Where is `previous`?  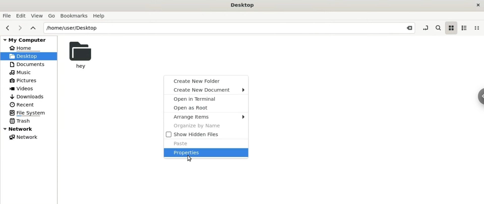
previous is located at coordinates (7, 27).